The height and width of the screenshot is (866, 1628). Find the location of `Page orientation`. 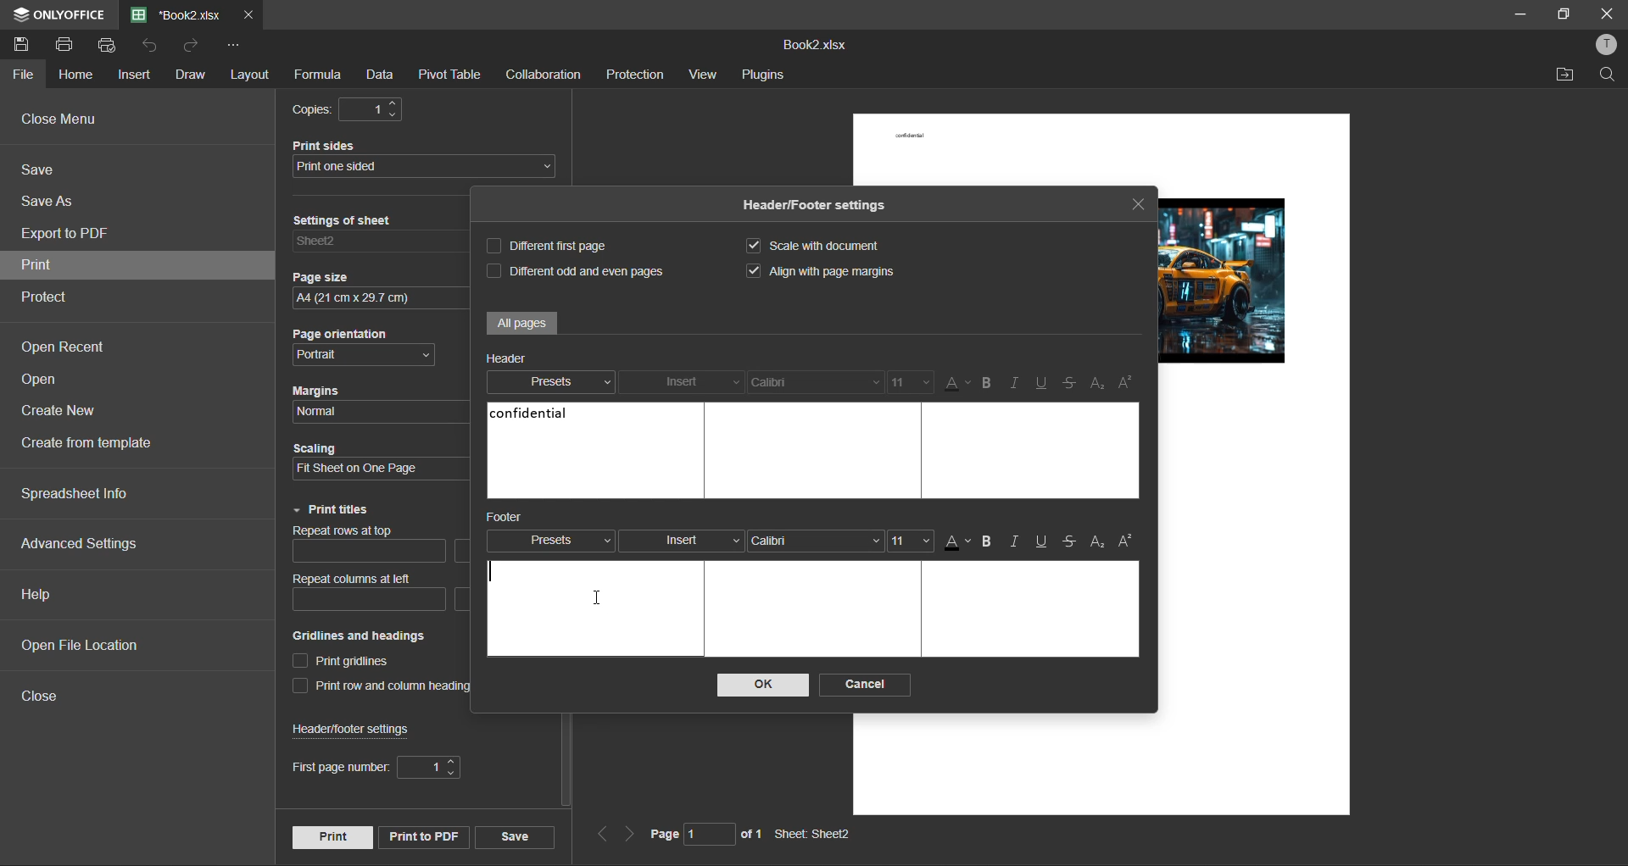

Page orientation is located at coordinates (338, 334).